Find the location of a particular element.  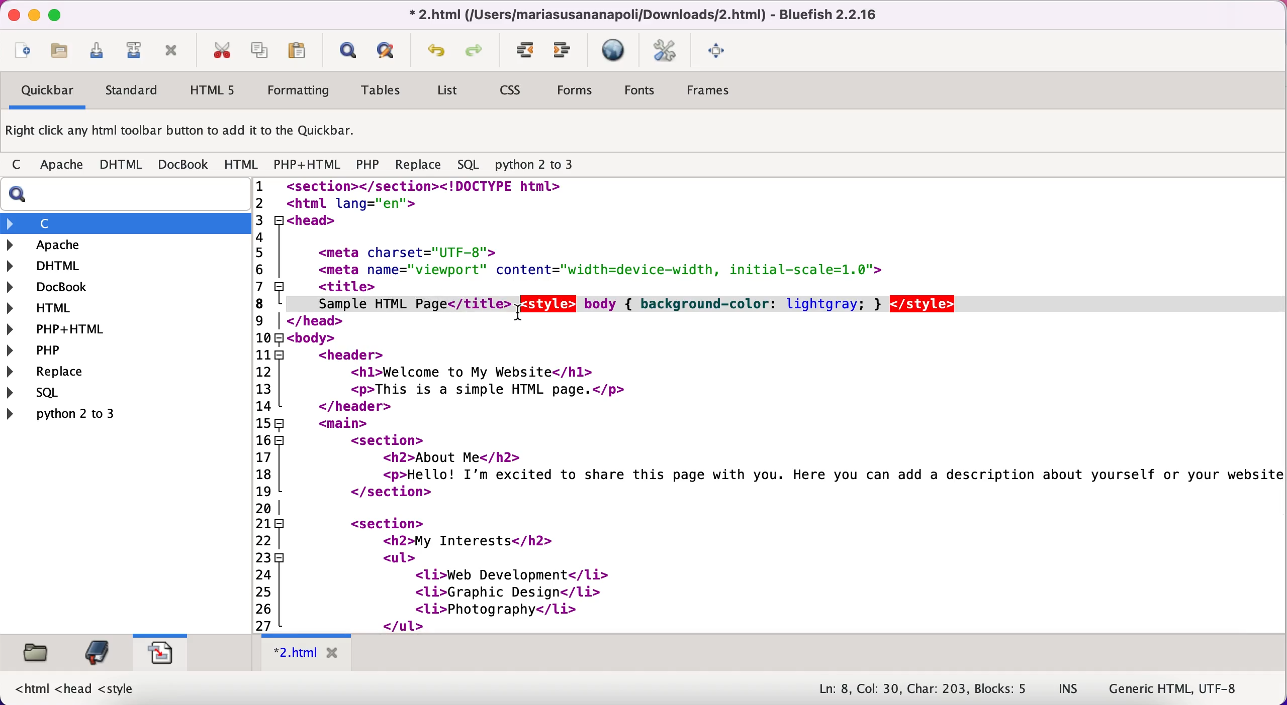

minimize is located at coordinates (33, 16).